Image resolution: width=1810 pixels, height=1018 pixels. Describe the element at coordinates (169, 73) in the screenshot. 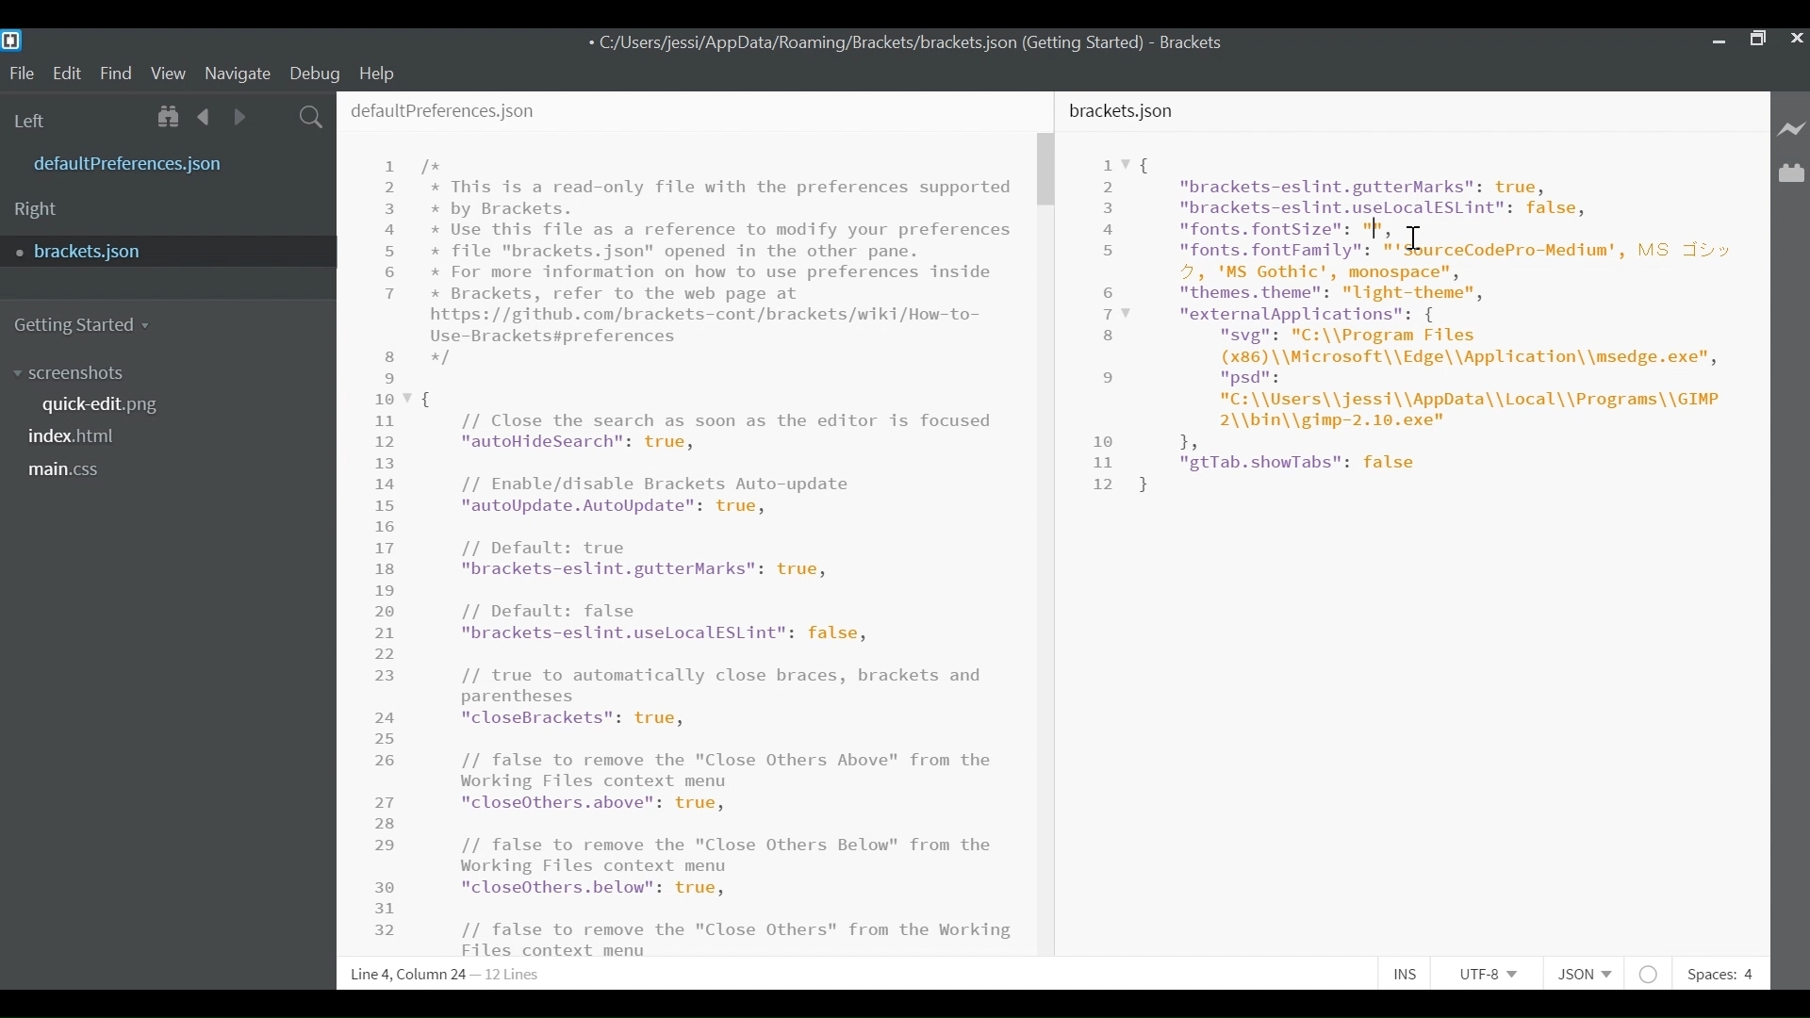

I see `View` at that location.